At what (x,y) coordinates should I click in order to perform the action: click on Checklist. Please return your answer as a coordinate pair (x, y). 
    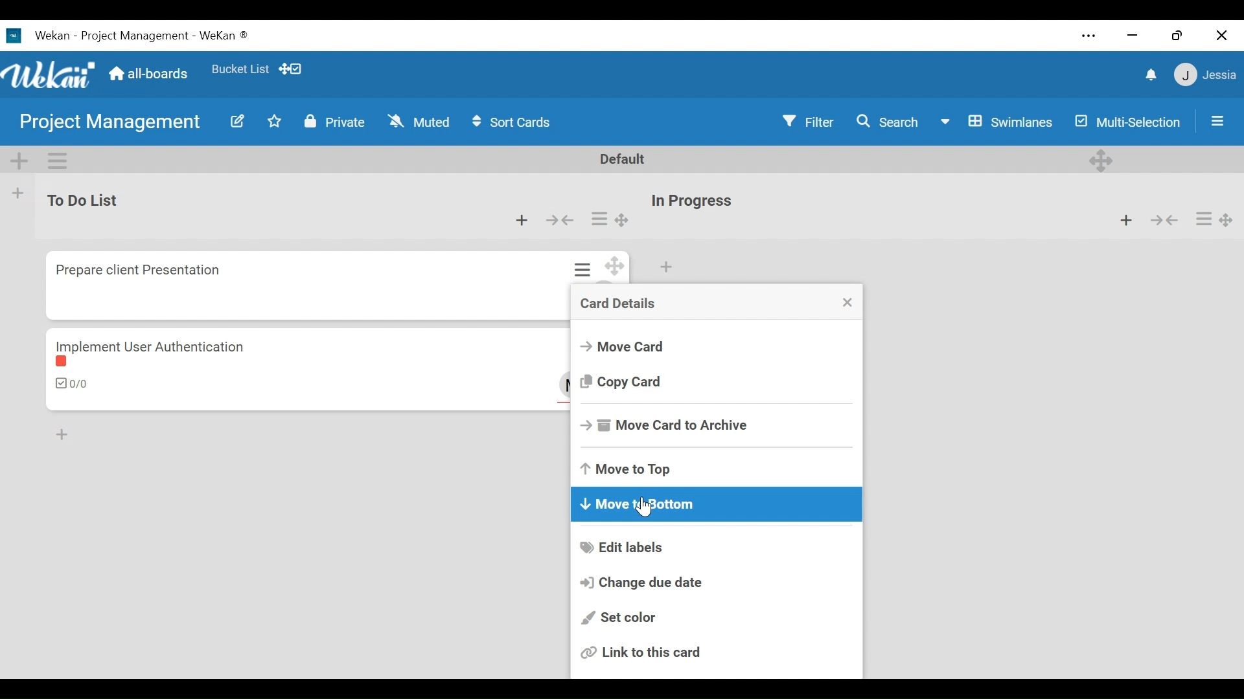
    Looking at the image, I should click on (73, 383).